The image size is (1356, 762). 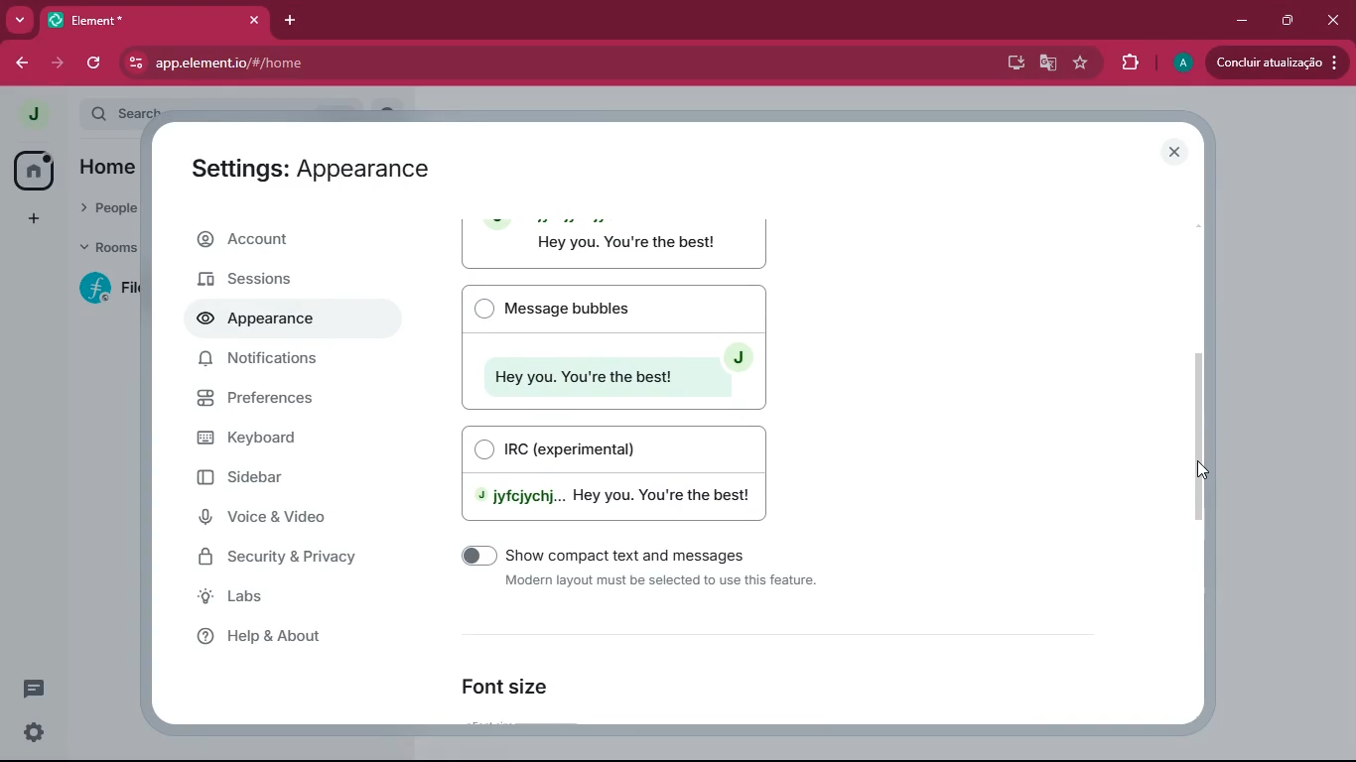 I want to click on search, so click(x=126, y=113).